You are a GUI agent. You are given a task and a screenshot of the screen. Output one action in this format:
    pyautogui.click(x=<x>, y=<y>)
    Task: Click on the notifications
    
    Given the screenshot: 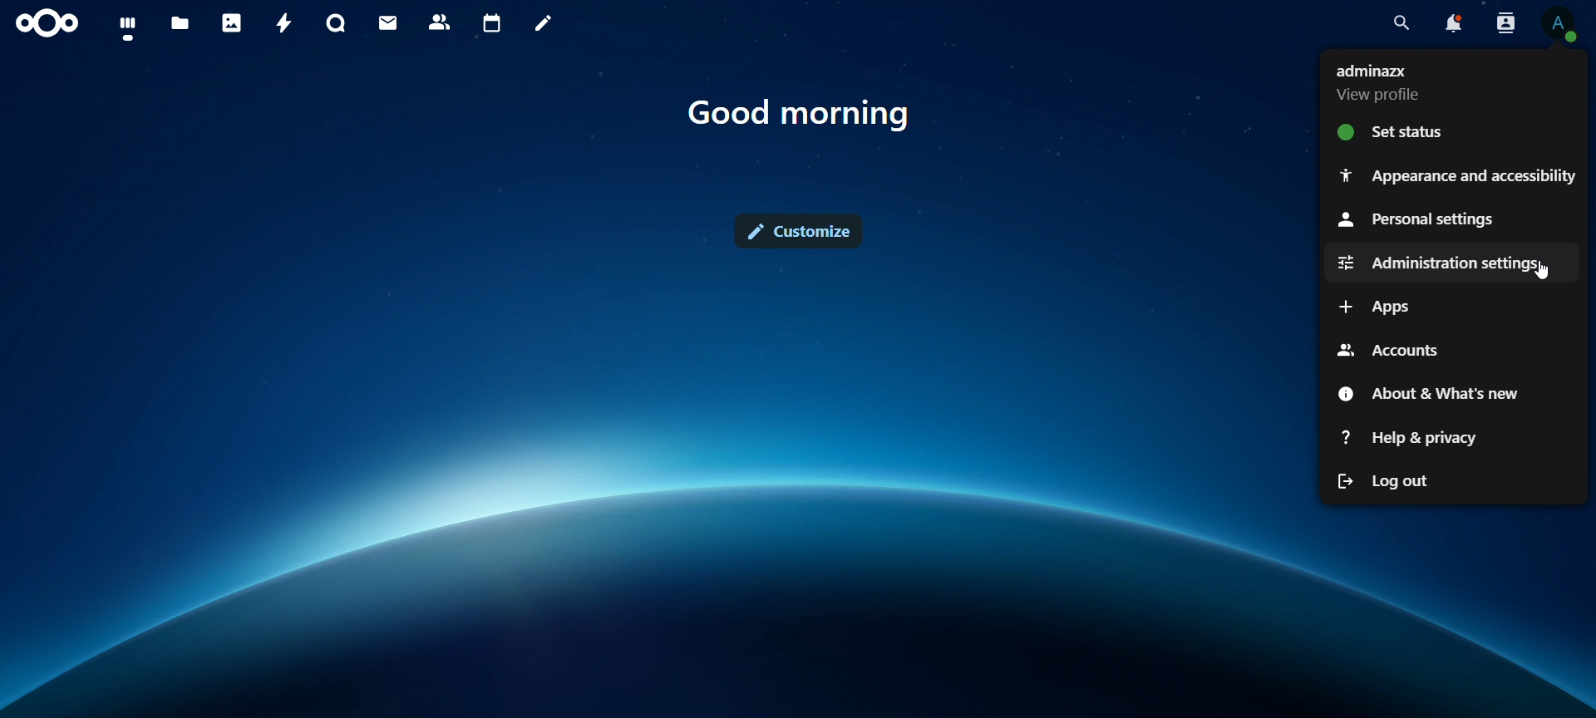 What is the action you would take?
    pyautogui.click(x=1453, y=23)
    